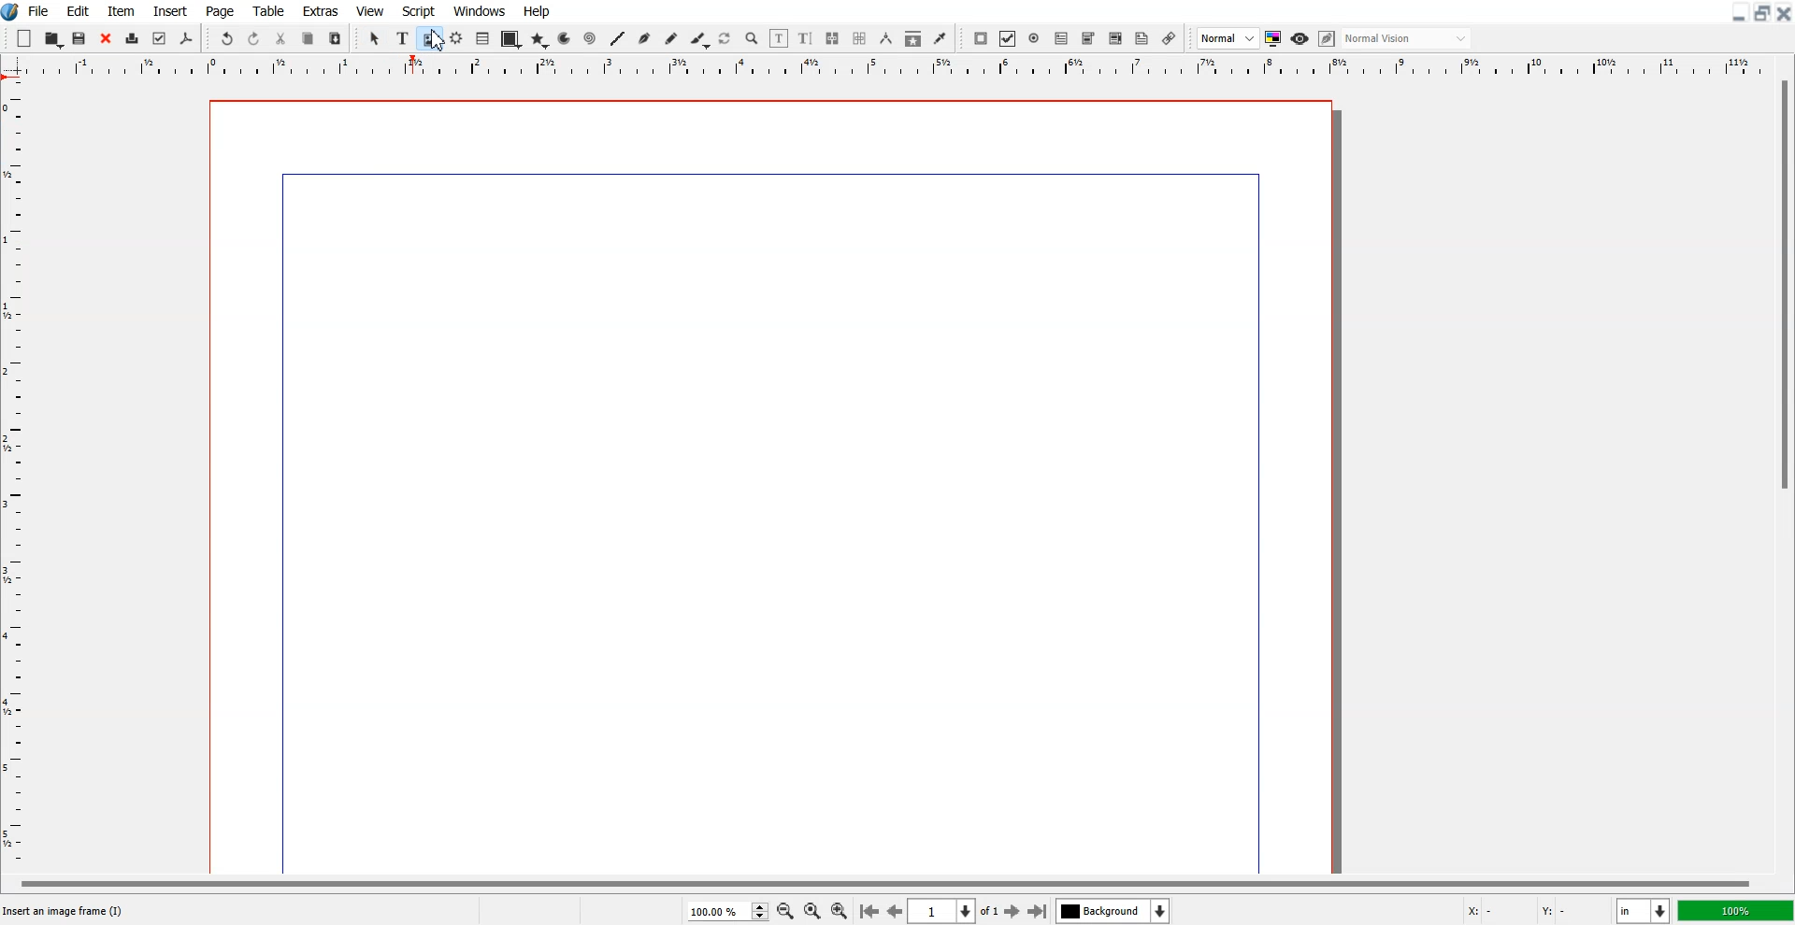 The image size is (1795, 925). I want to click on Link Text frame, so click(832, 38).